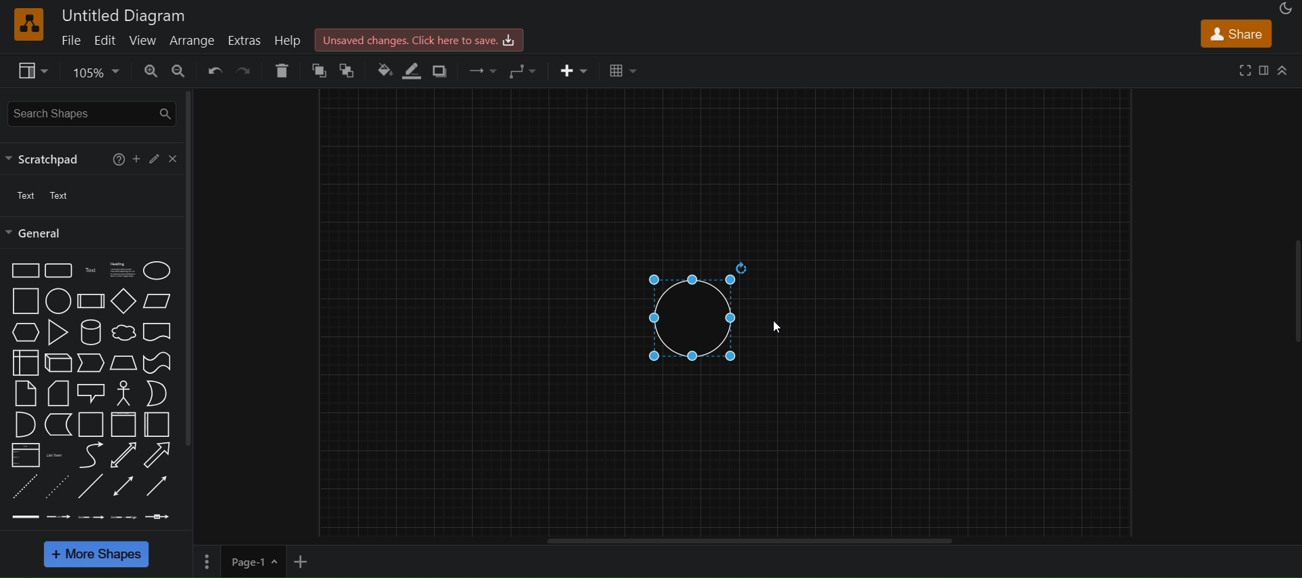  Describe the element at coordinates (189, 267) in the screenshot. I see `vertical scroll bar` at that location.